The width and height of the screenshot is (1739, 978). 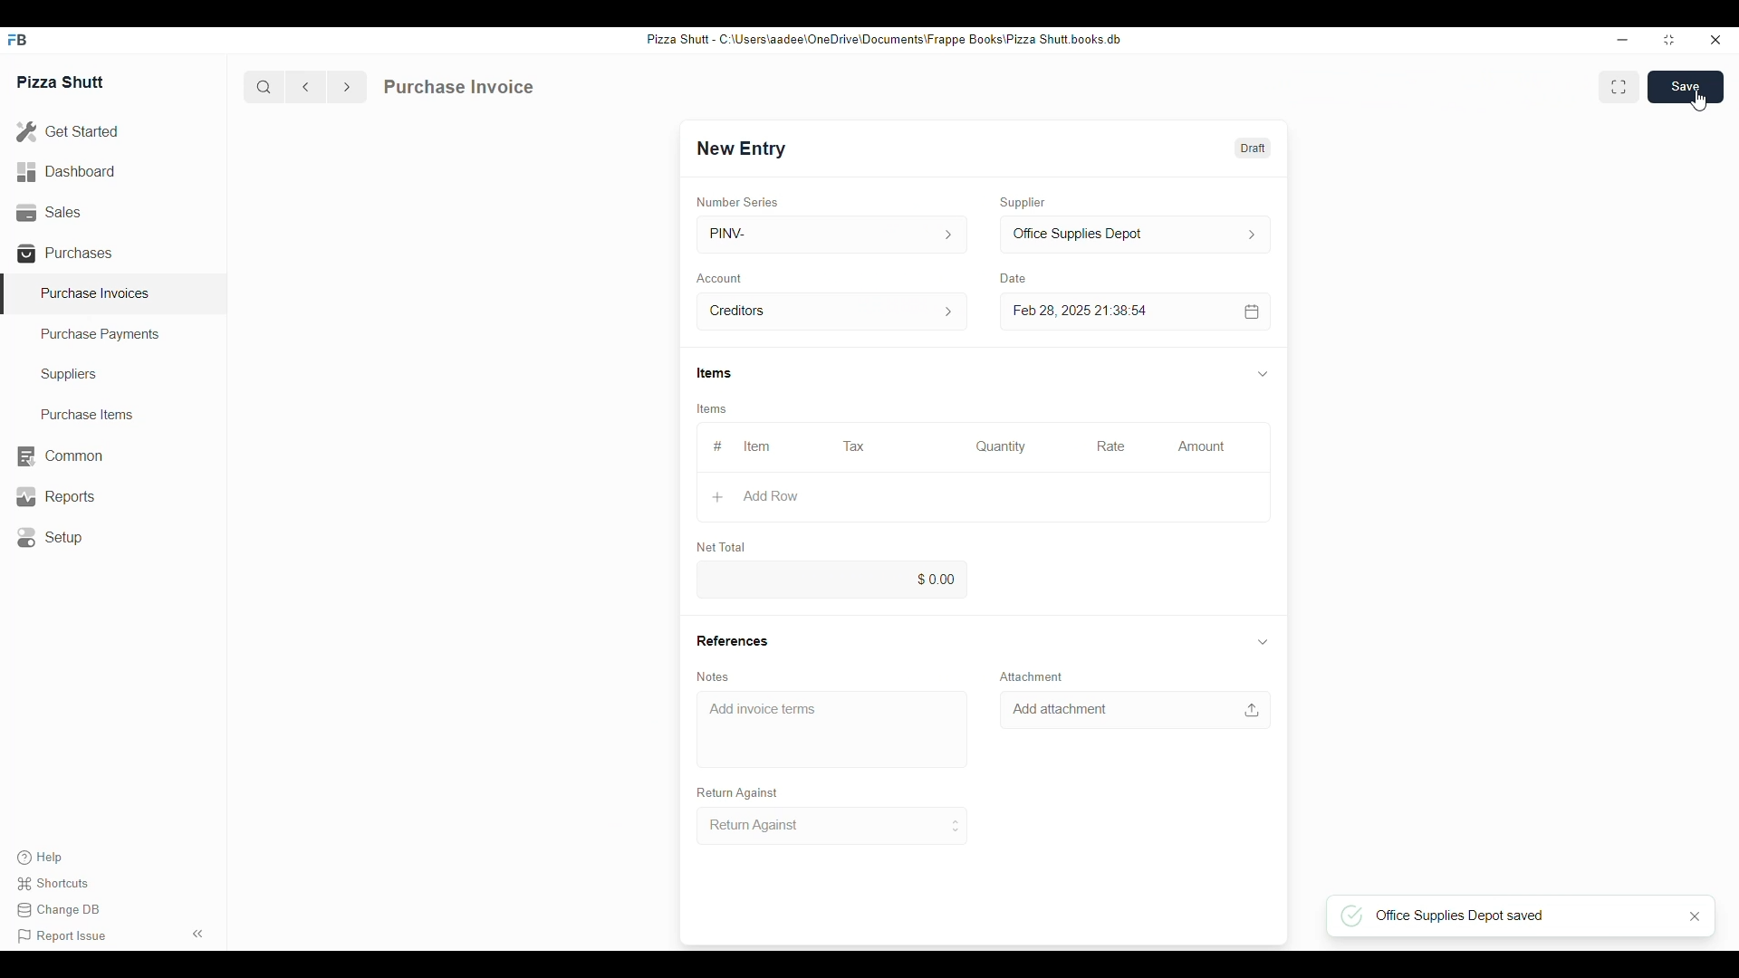 What do you see at coordinates (713, 410) in the screenshot?
I see `Items` at bounding box center [713, 410].